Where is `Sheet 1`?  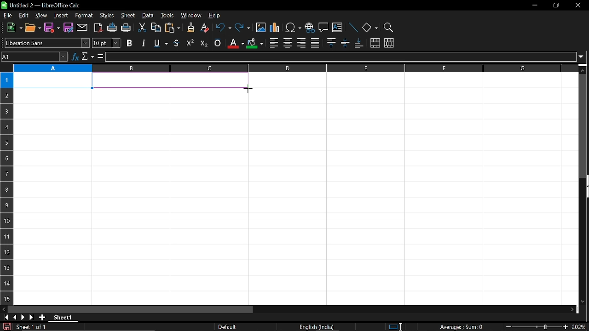
Sheet 1 is located at coordinates (63, 317).